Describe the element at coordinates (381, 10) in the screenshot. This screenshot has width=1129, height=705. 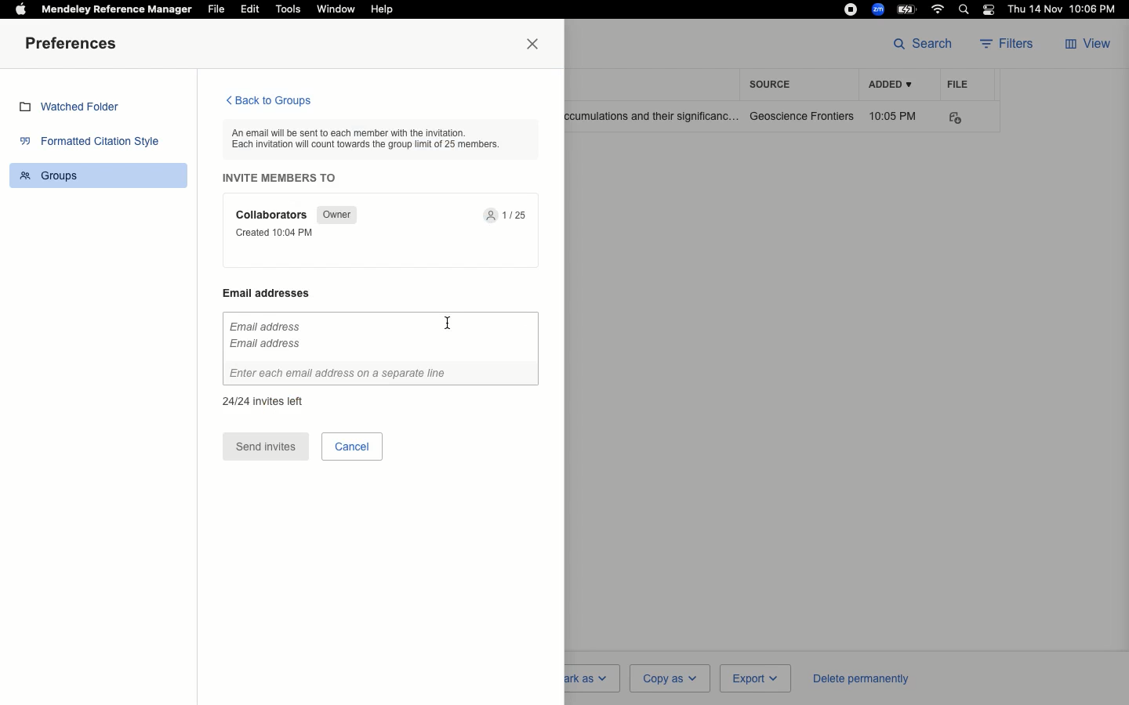
I see `Help` at that location.